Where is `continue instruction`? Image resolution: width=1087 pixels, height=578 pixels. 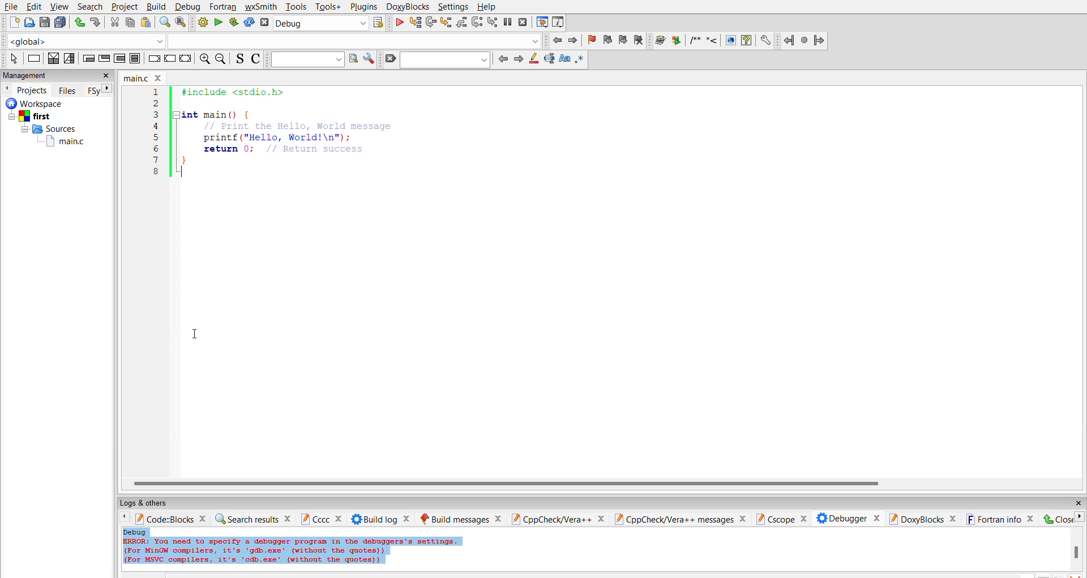
continue instruction is located at coordinates (170, 58).